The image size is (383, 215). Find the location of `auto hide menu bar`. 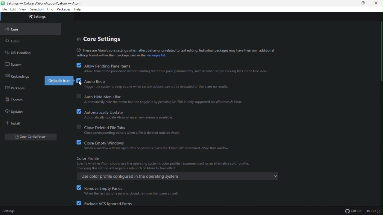

auto hide menu bar is located at coordinates (117, 96).